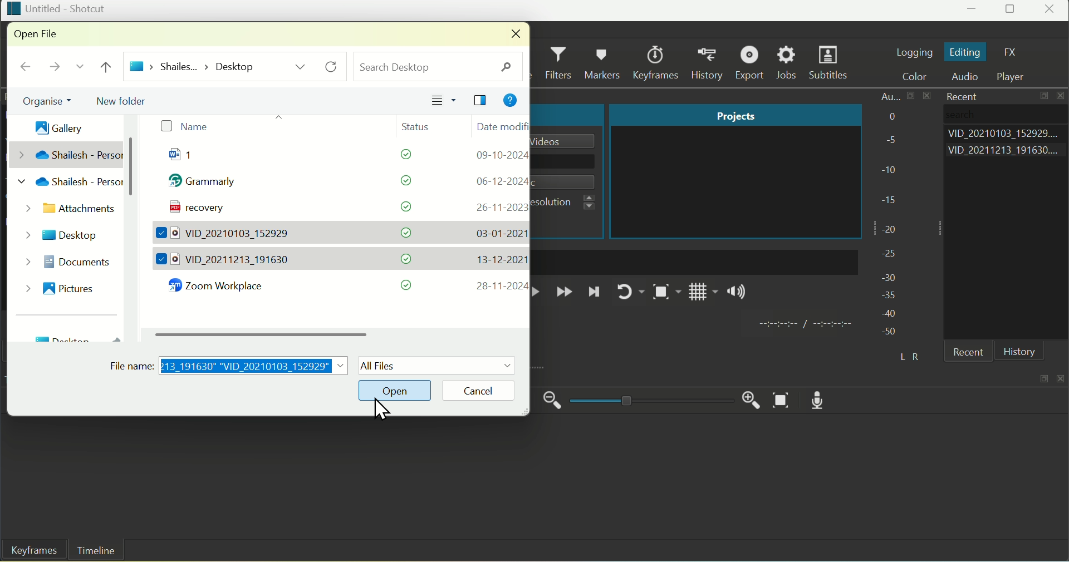  What do you see at coordinates (52, 68) in the screenshot?
I see `next` at bounding box center [52, 68].